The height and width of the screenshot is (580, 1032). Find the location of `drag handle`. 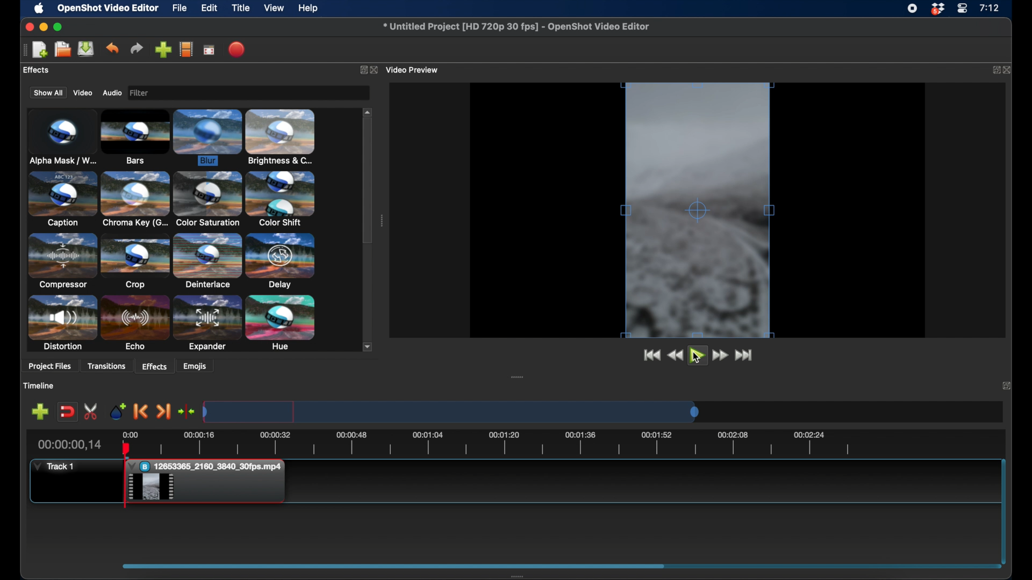

drag handle is located at coordinates (520, 576).